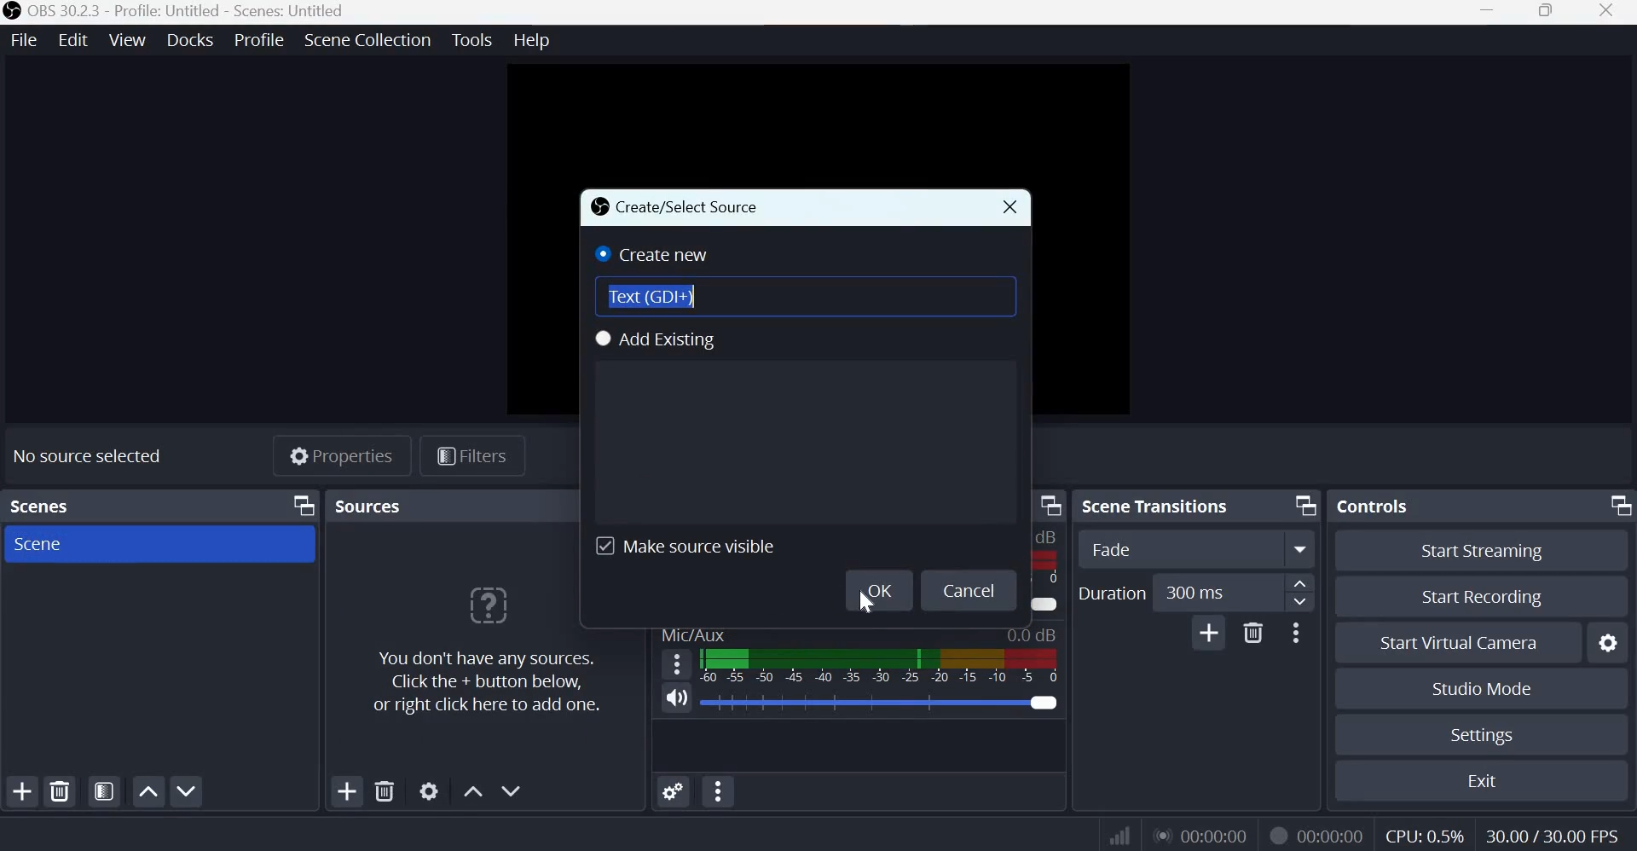 The width and height of the screenshot is (1637, 851). I want to click on dock option, so click(1050, 506).